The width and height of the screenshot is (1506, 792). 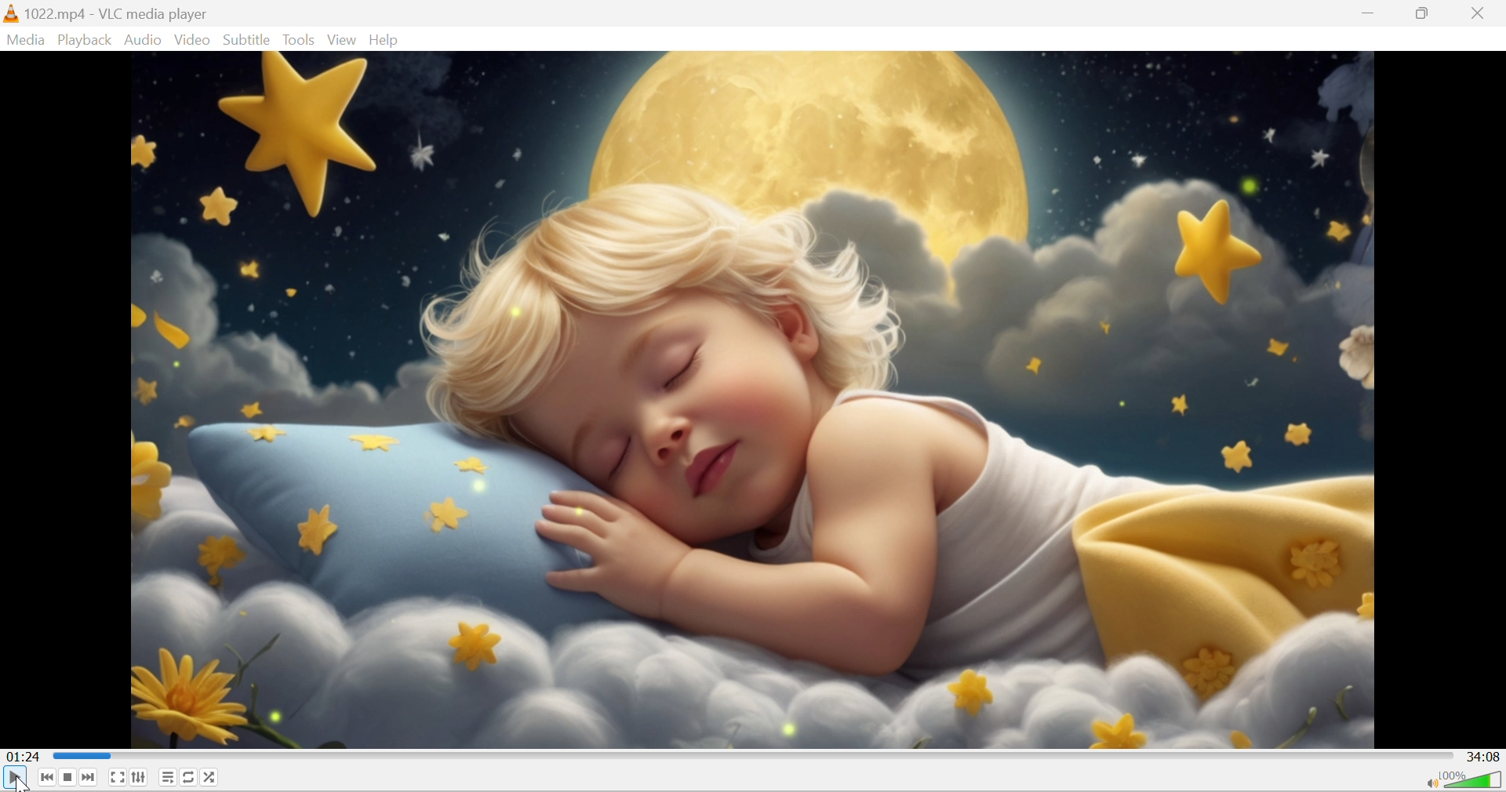 I want to click on View, so click(x=342, y=41).